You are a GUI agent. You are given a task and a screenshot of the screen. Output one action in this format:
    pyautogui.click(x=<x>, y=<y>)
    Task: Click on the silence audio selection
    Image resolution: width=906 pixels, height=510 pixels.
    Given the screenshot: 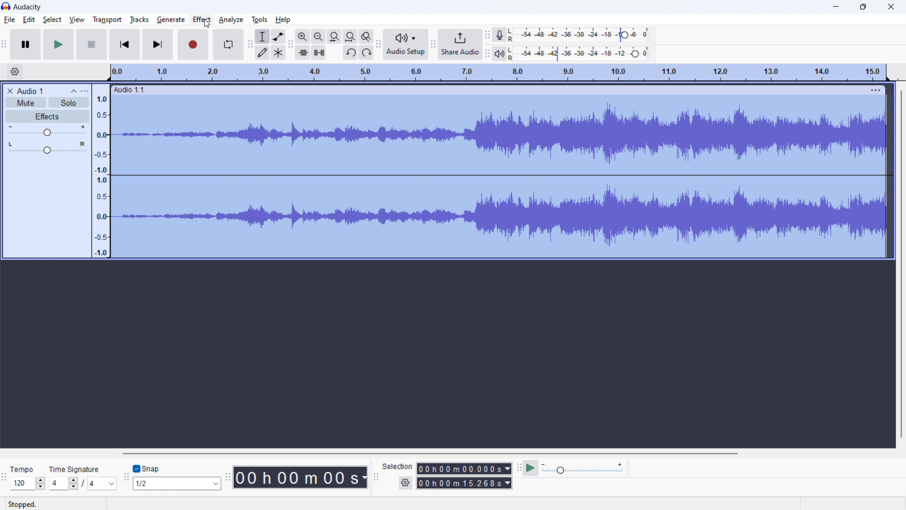 What is the action you would take?
    pyautogui.click(x=319, y=52)
    